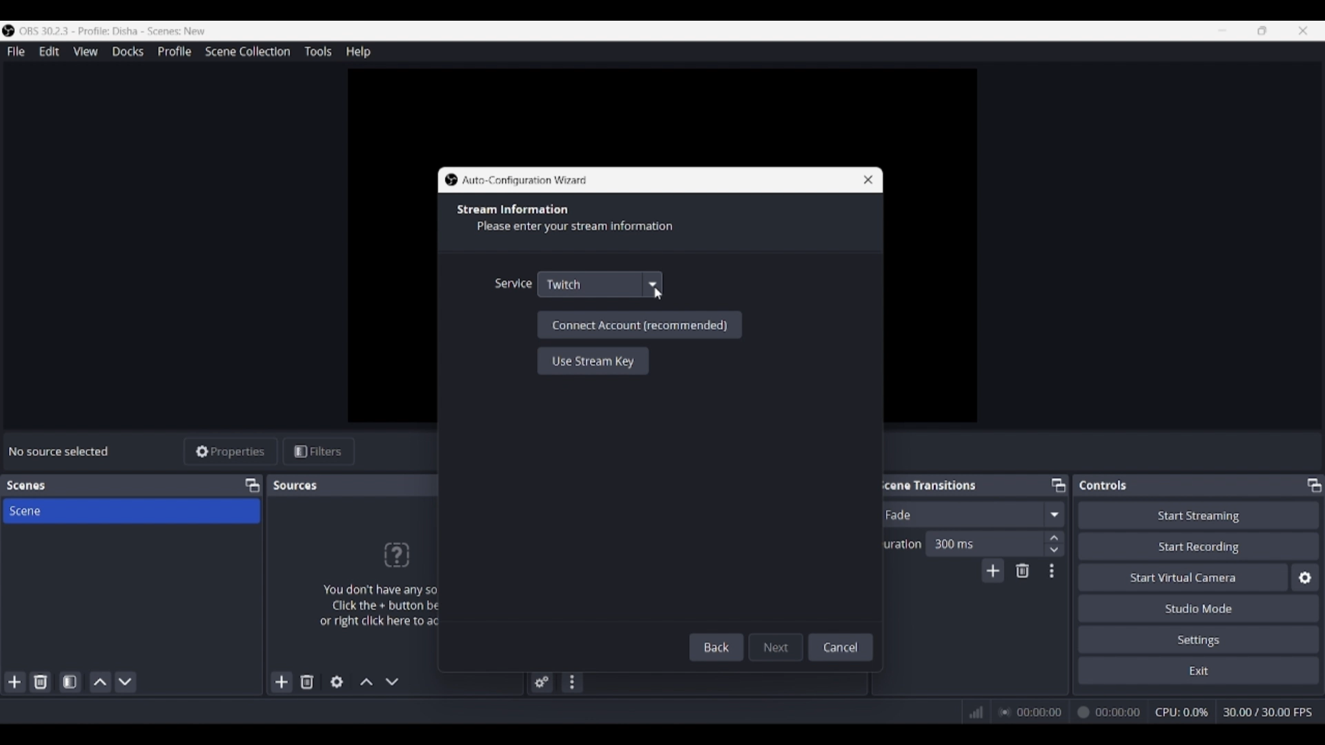 The image size is (1325, 745). Describe the element at coordinates (1199, 670) in the screenshot. I see `Exit` at that location.